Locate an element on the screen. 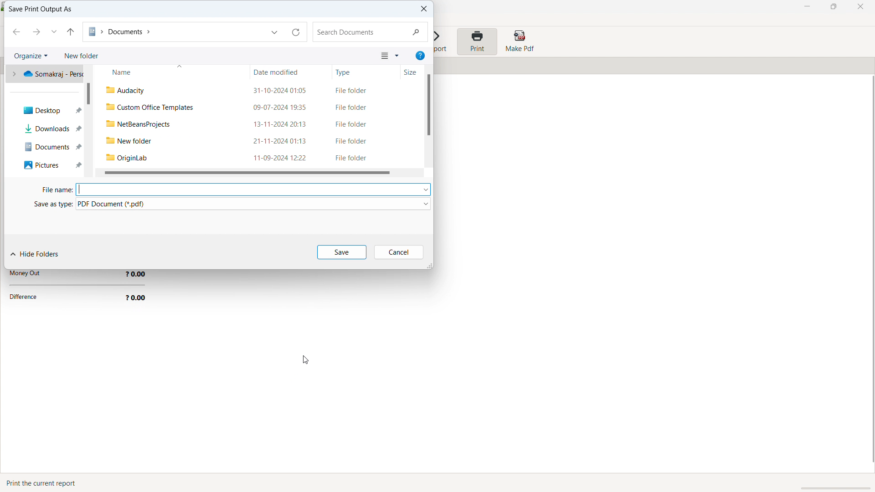 The width and height of the screenshot is (875, 492). save print output as is located at coordinates (40, 10).